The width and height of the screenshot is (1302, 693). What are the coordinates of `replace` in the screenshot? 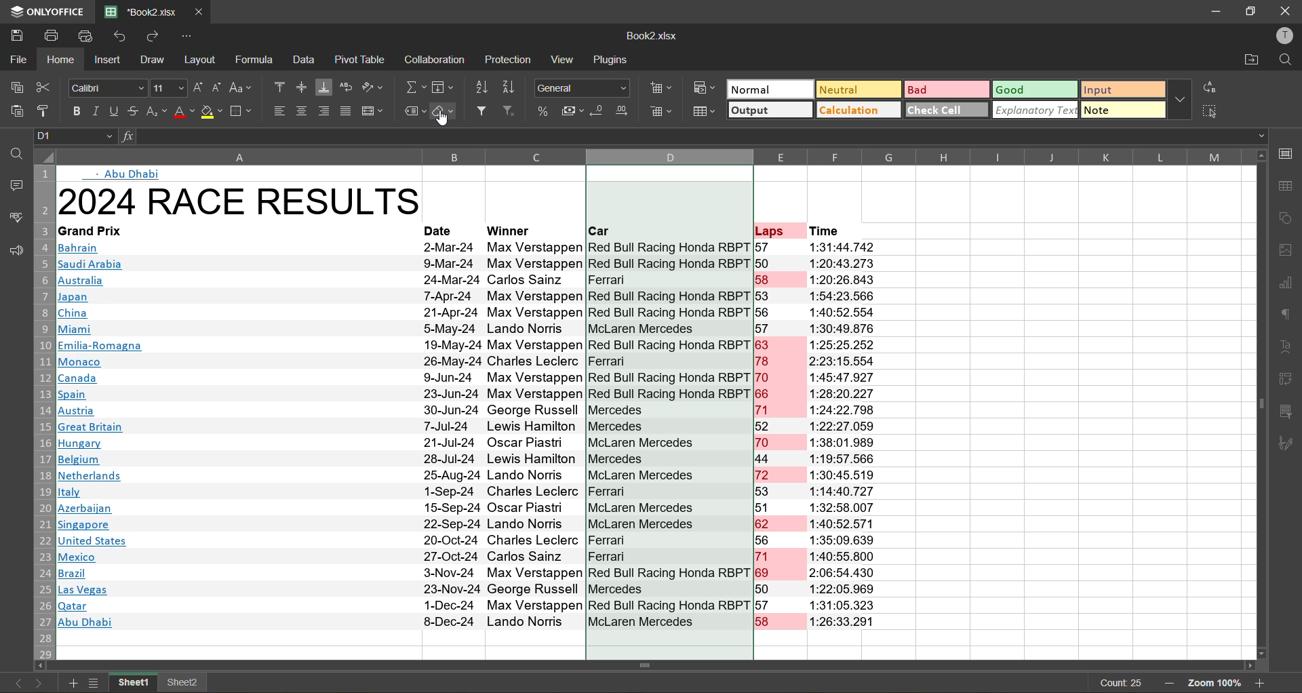 It's located at (1209, 87).